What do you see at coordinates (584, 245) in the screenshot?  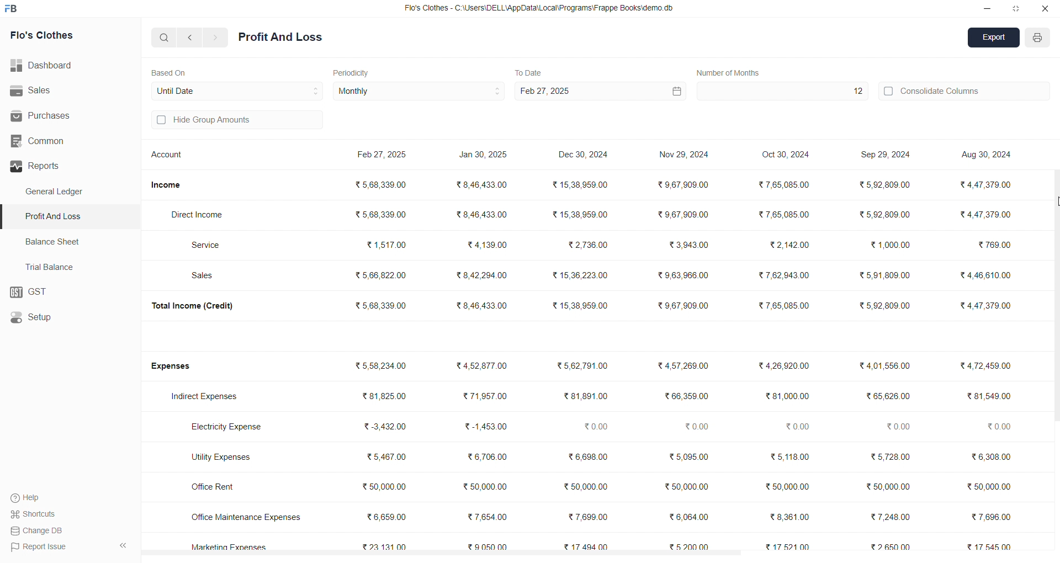 I see `₹2,736.00` at bounding box center [584, 245].